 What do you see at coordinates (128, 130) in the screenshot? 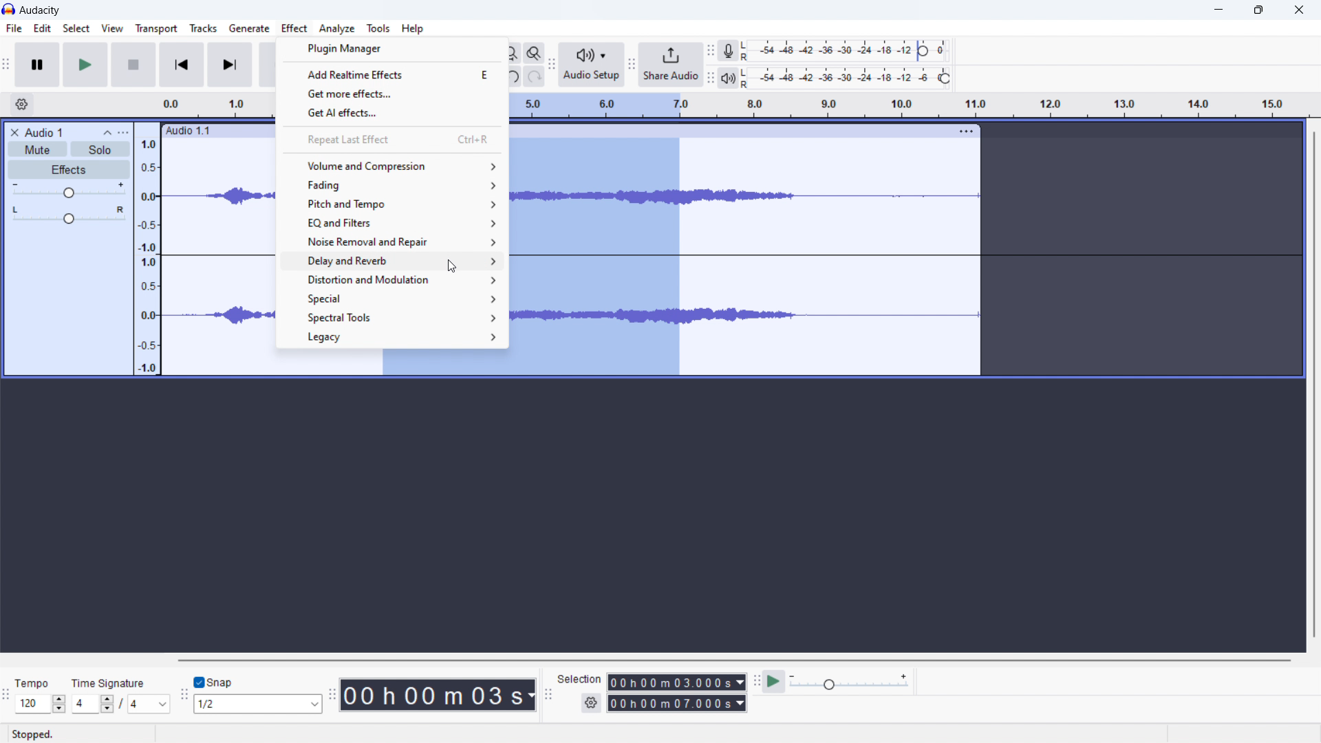
I see `more options` at bounding box center [128, 130].